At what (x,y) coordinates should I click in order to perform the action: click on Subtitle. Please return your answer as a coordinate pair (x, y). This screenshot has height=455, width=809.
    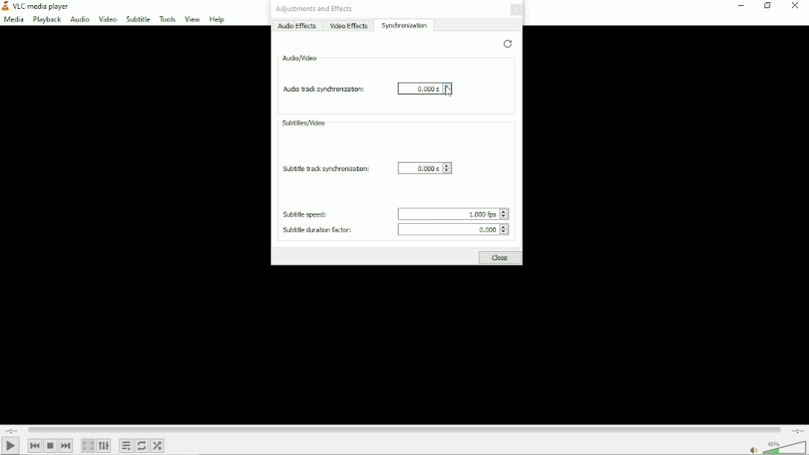
    Looking at the image, I should click on (138, 19).